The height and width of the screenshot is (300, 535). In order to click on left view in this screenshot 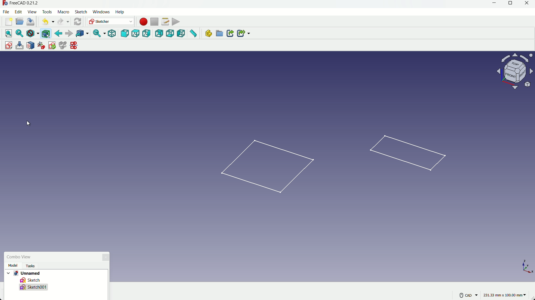, I will do `click(180, 33)`.